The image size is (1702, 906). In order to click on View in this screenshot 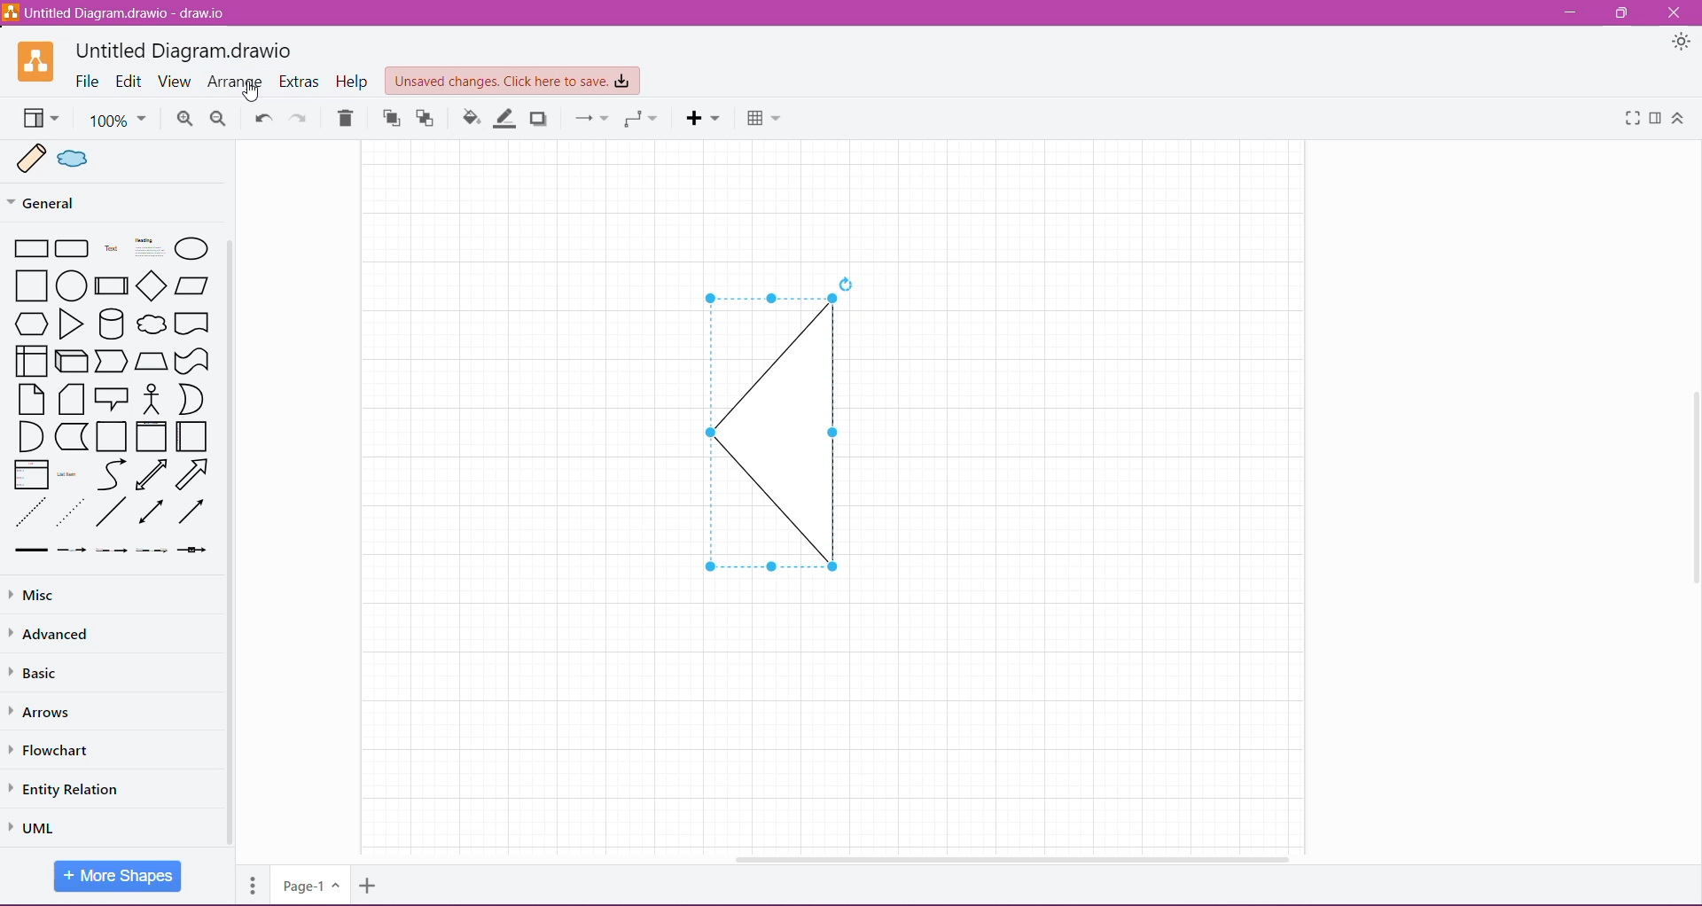, I will do `click(176, 81)`.